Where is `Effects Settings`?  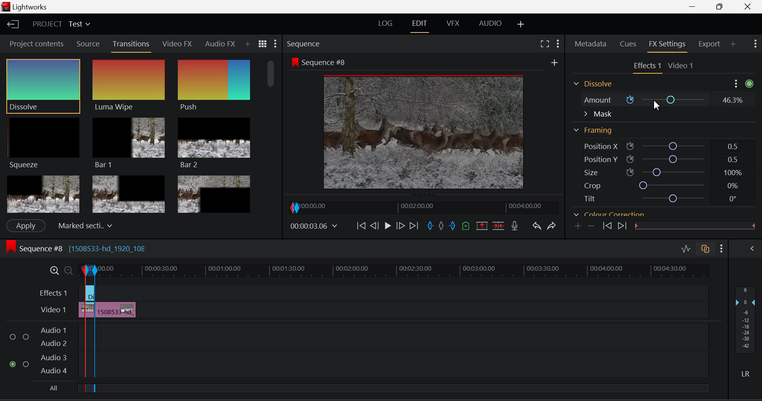
Effects Settings is located at coordinates (646, 67).